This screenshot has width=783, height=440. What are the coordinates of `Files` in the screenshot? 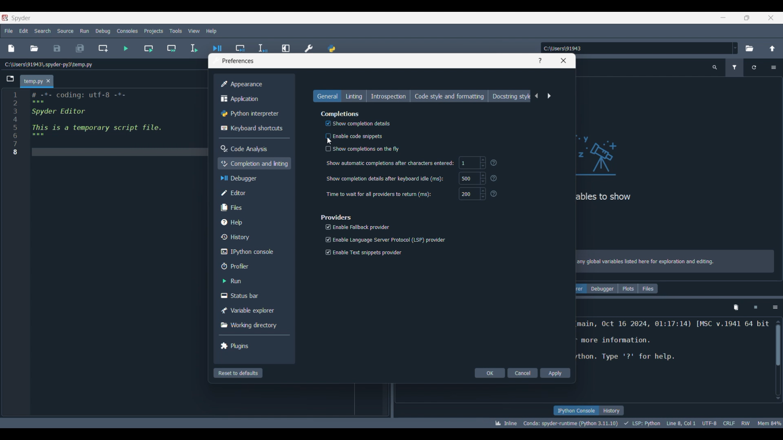 It's located at (253, 207).